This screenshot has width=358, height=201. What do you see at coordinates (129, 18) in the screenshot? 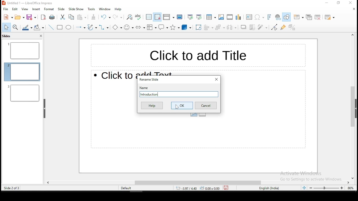
I see `find and replace` at bounding box center [129, 18].